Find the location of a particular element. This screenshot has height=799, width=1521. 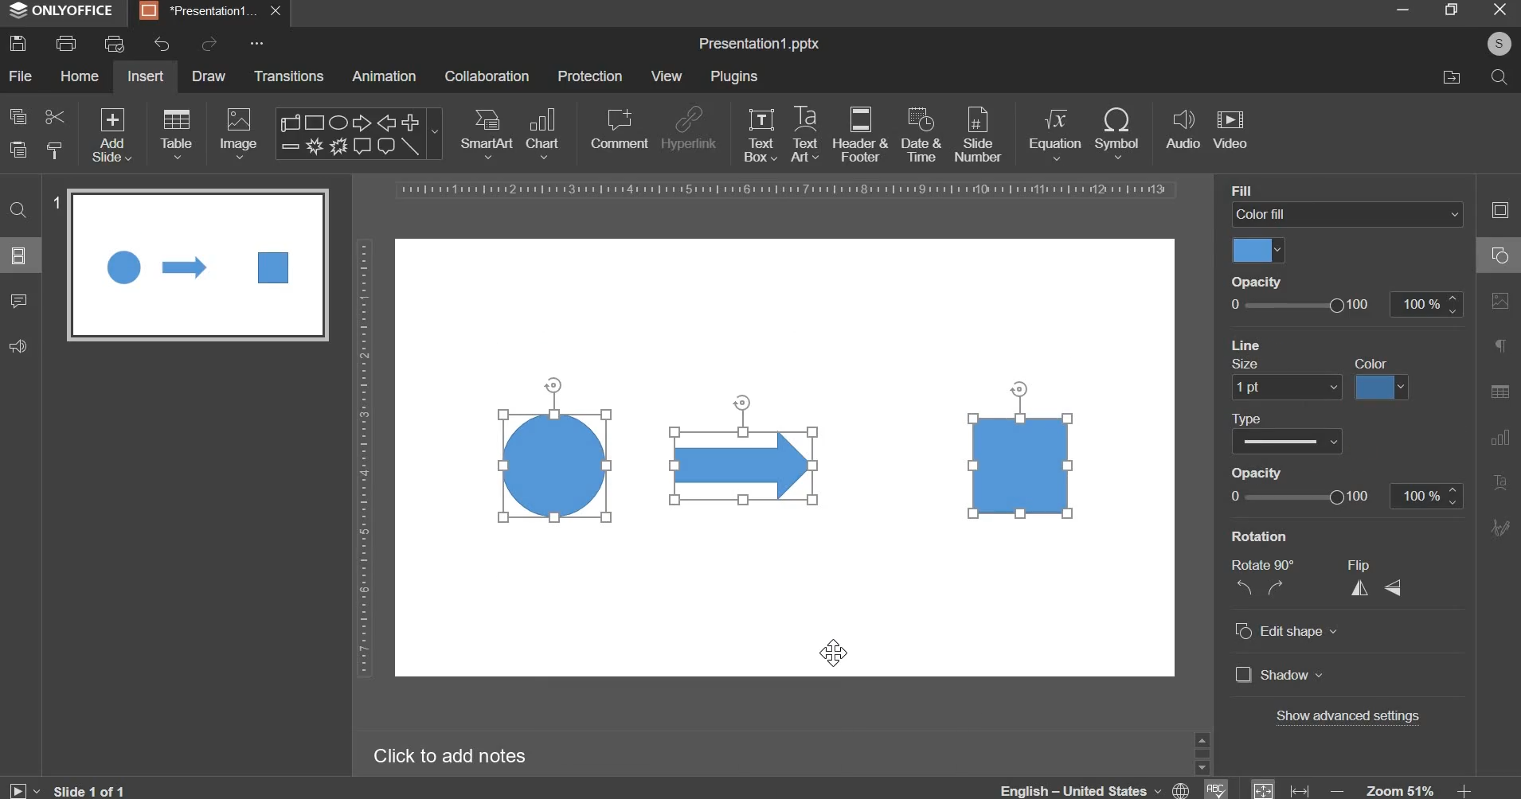

slide preview is located at coordinates (197, 264).